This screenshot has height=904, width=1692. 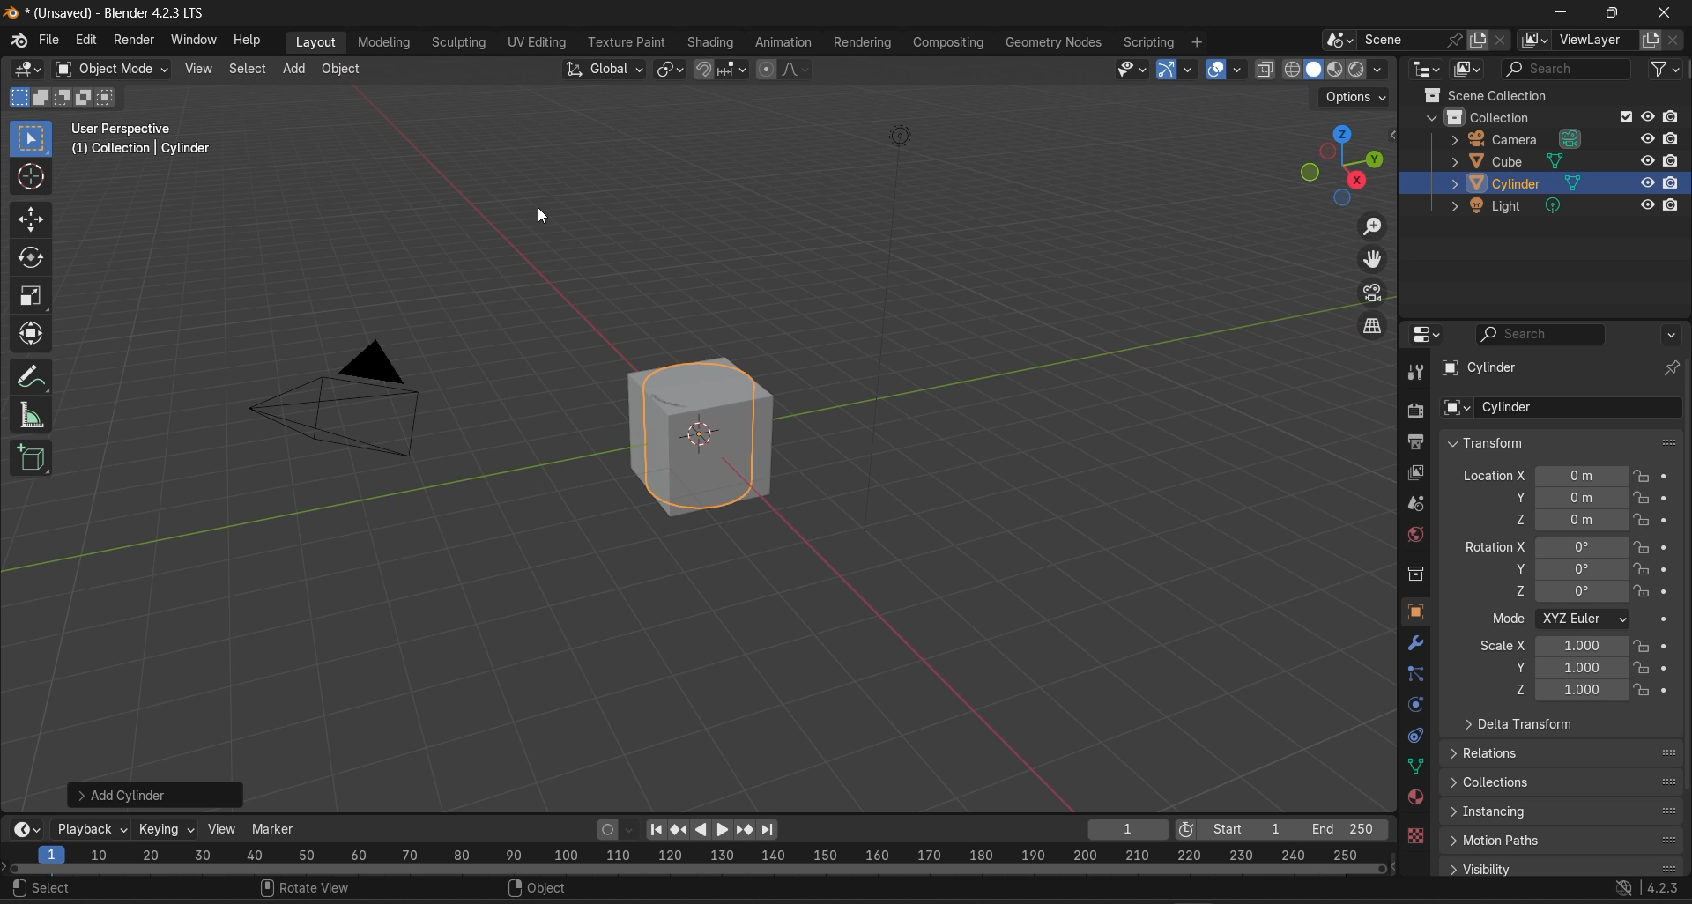 I want to click on cube, so click(x=1520, y=159).